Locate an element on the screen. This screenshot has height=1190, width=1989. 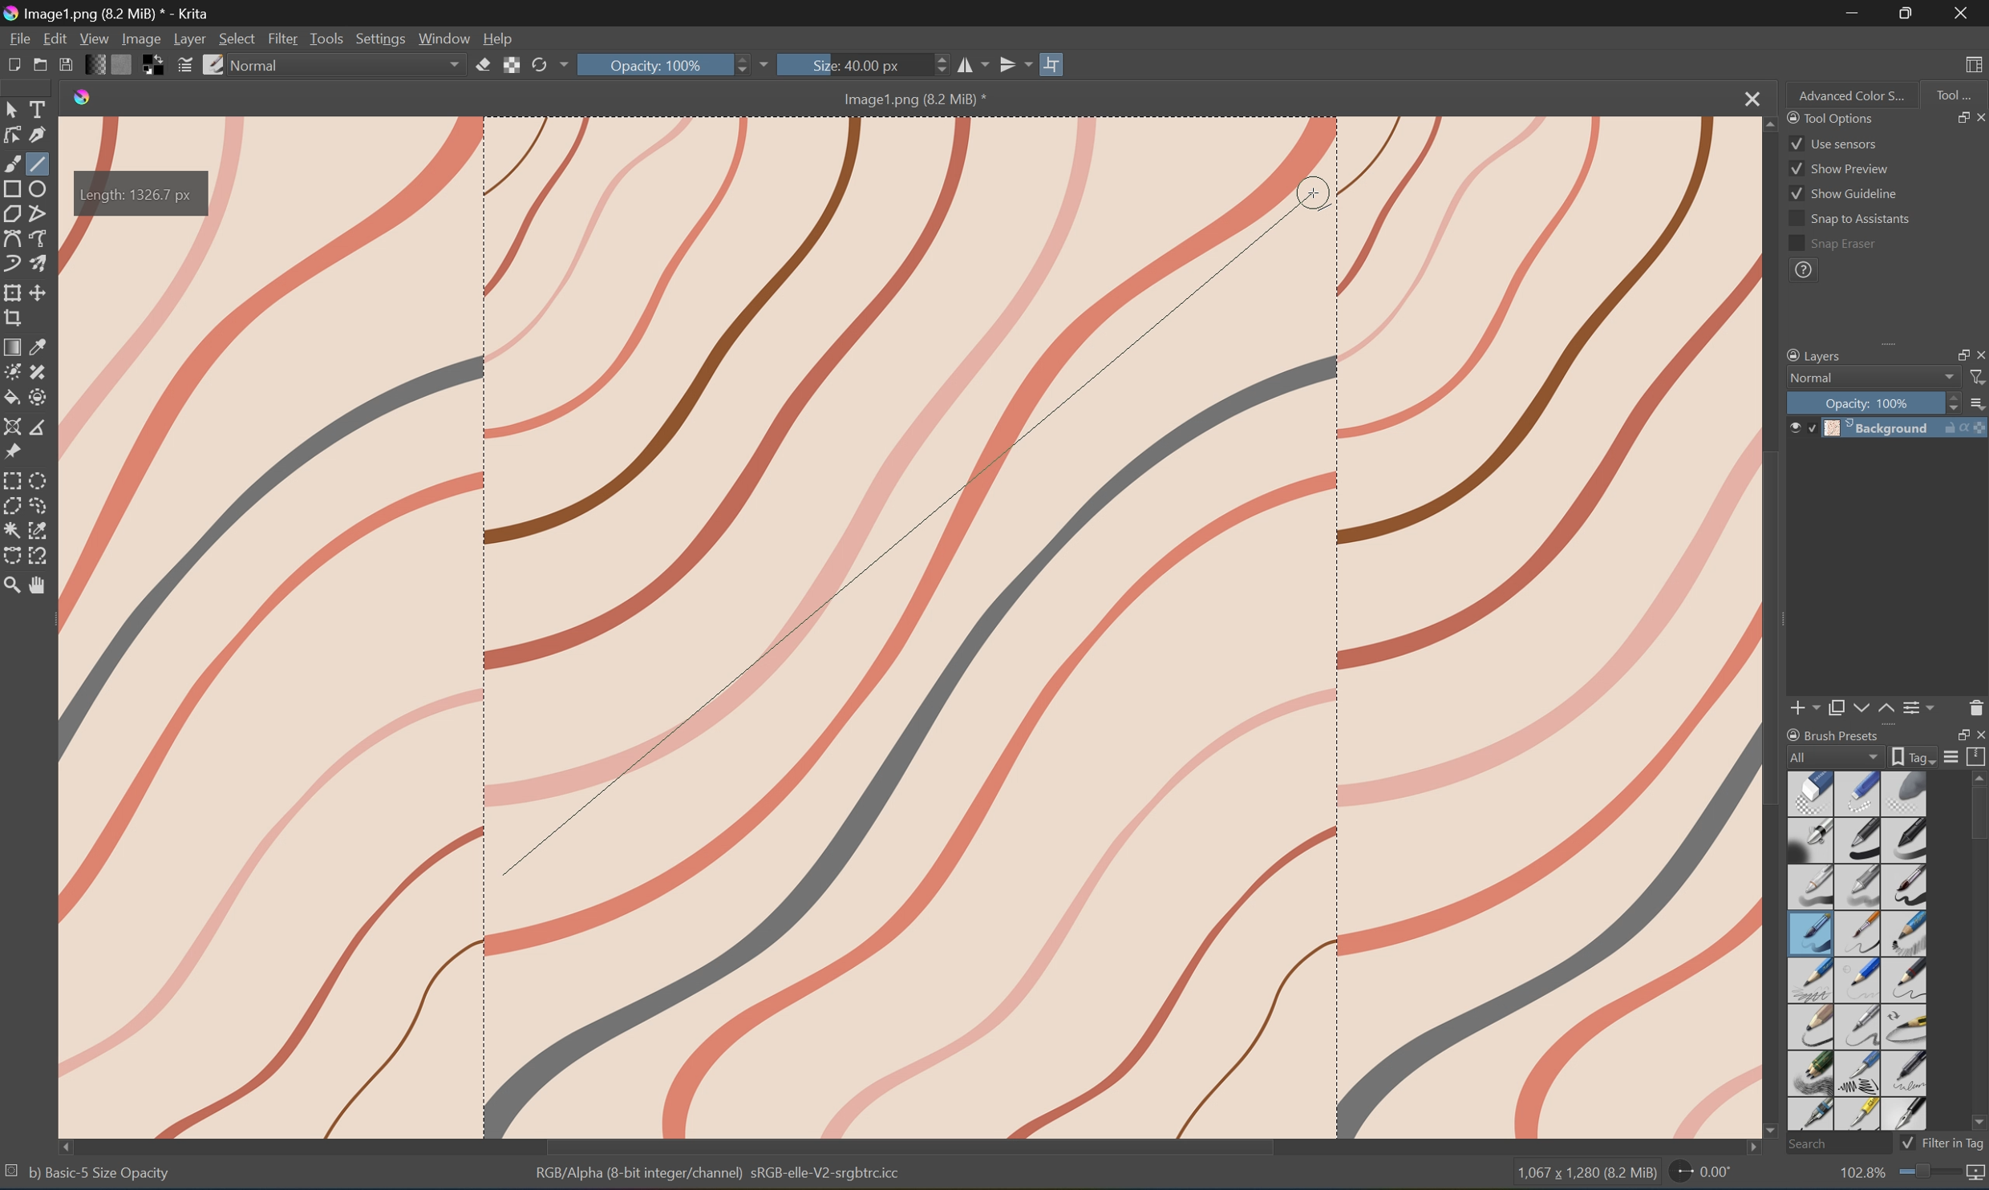
Fill gradients is located at coordinates (99, 66).